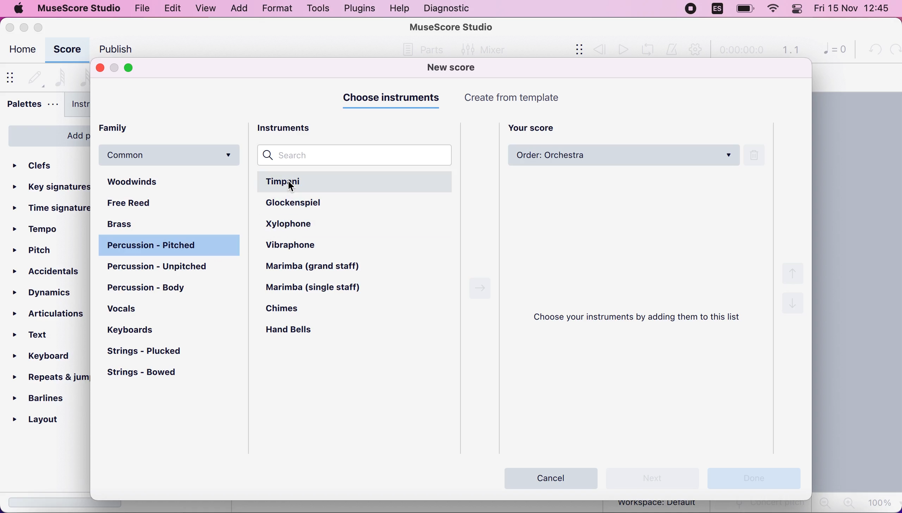 Image resolution: width=902 pixels, height=513 pixels. What do you see at coordinates (60, 76) in the screenshot?
I see `64th note` at bounding box center [60, 76].